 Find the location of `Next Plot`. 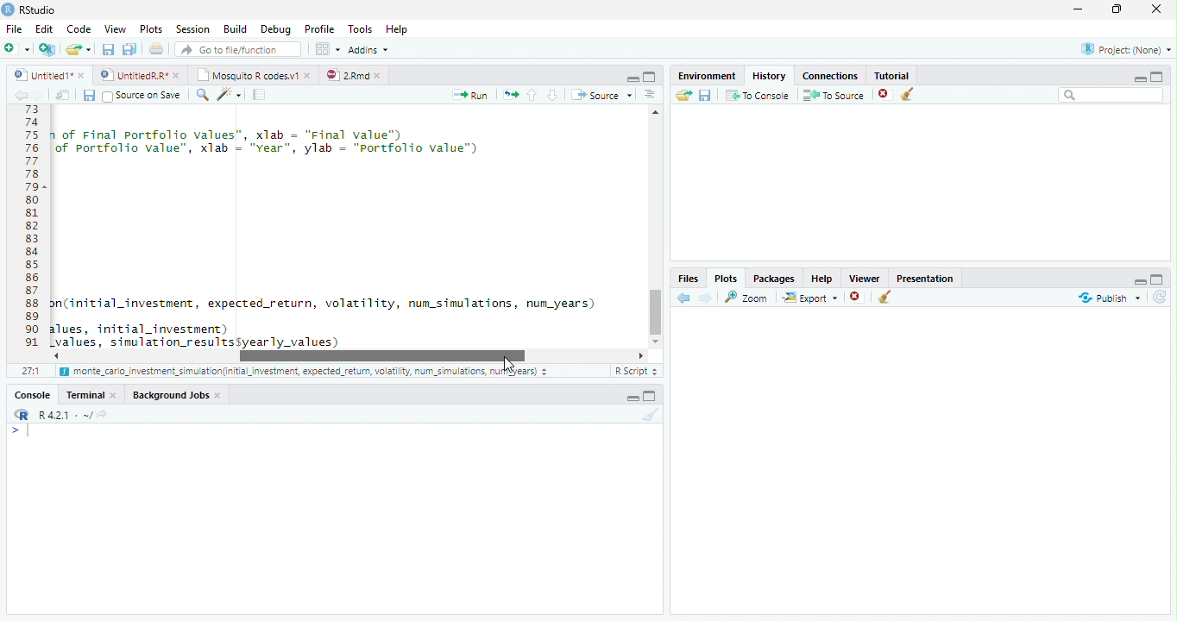

Next Plot is located at coordinates (706, 298).